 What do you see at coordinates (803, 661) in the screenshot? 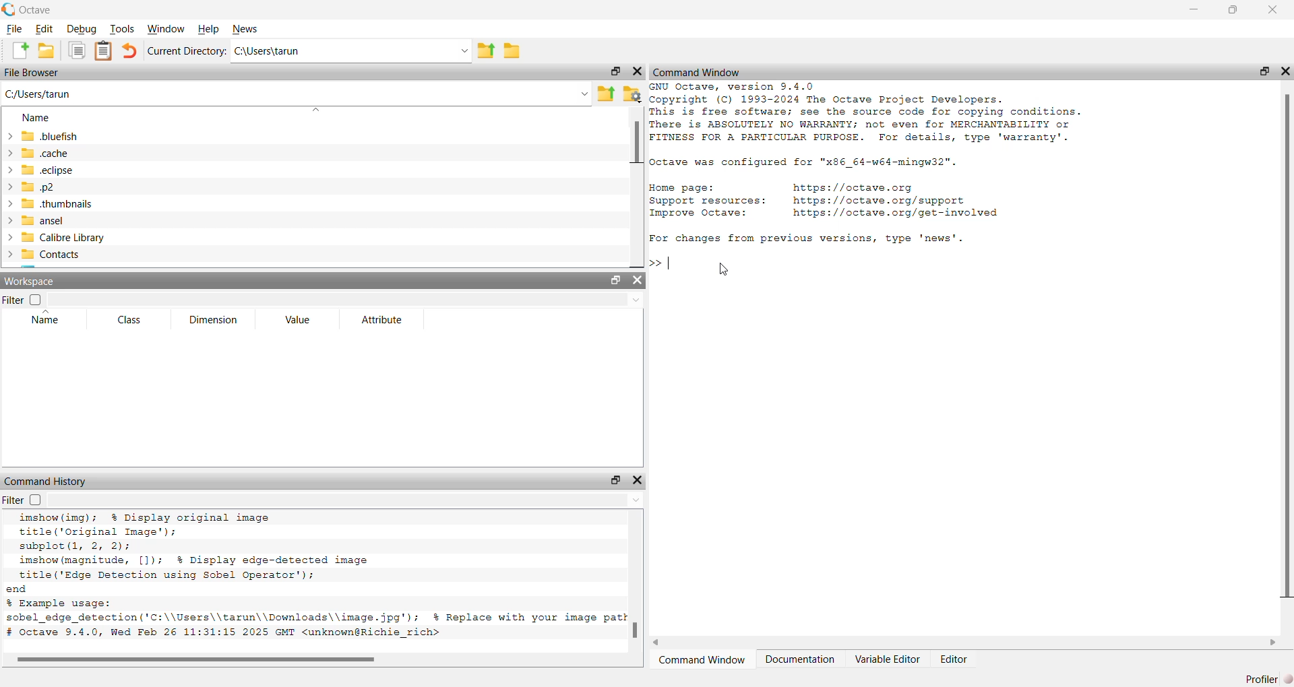
I see `Documentation` at bounding box center [803, 661].